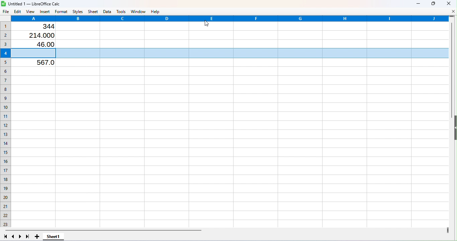 The width and height of the screenshot is (457, 241). Describe the element at coordinates (230, 18) in the screenshot. I see `Columns` at that location.